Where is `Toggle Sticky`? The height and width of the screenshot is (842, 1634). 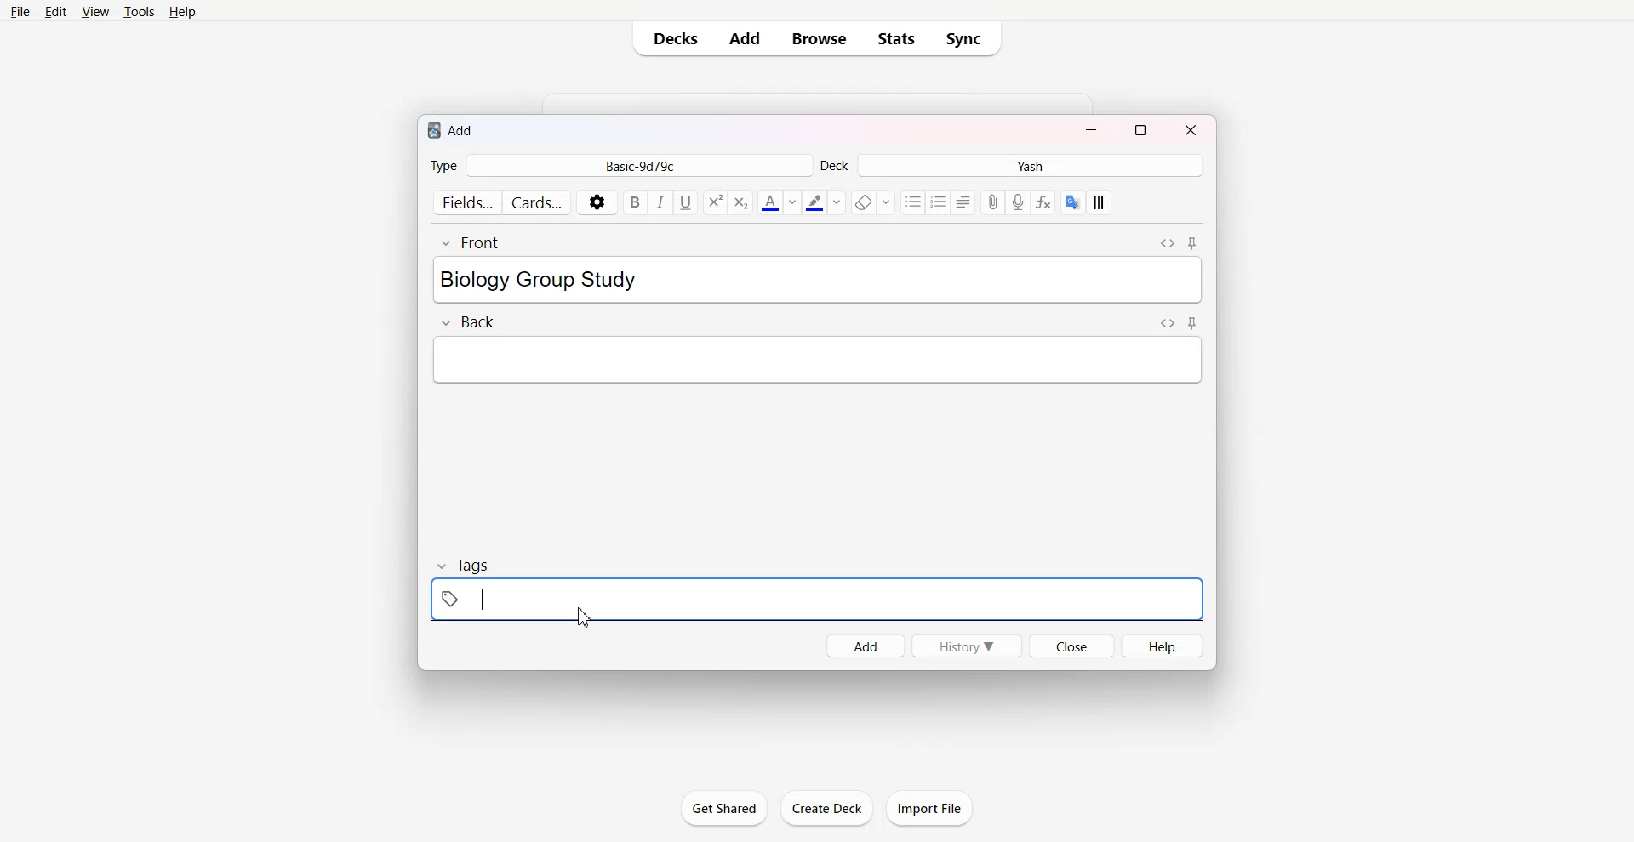 Toggle Sticky is located at coordinates (1192, 322).